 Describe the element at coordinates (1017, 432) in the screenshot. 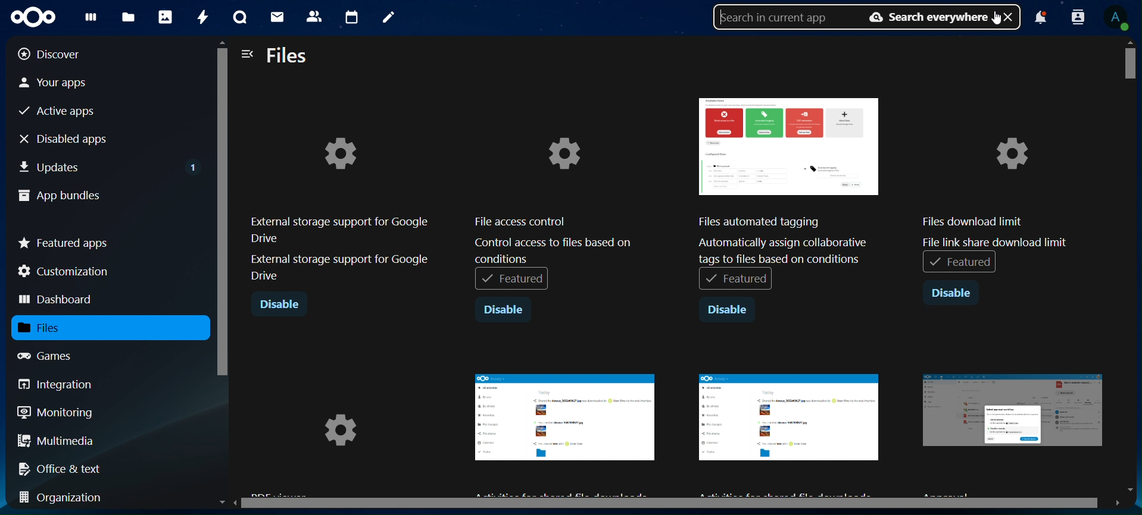

I see `image` at that location.